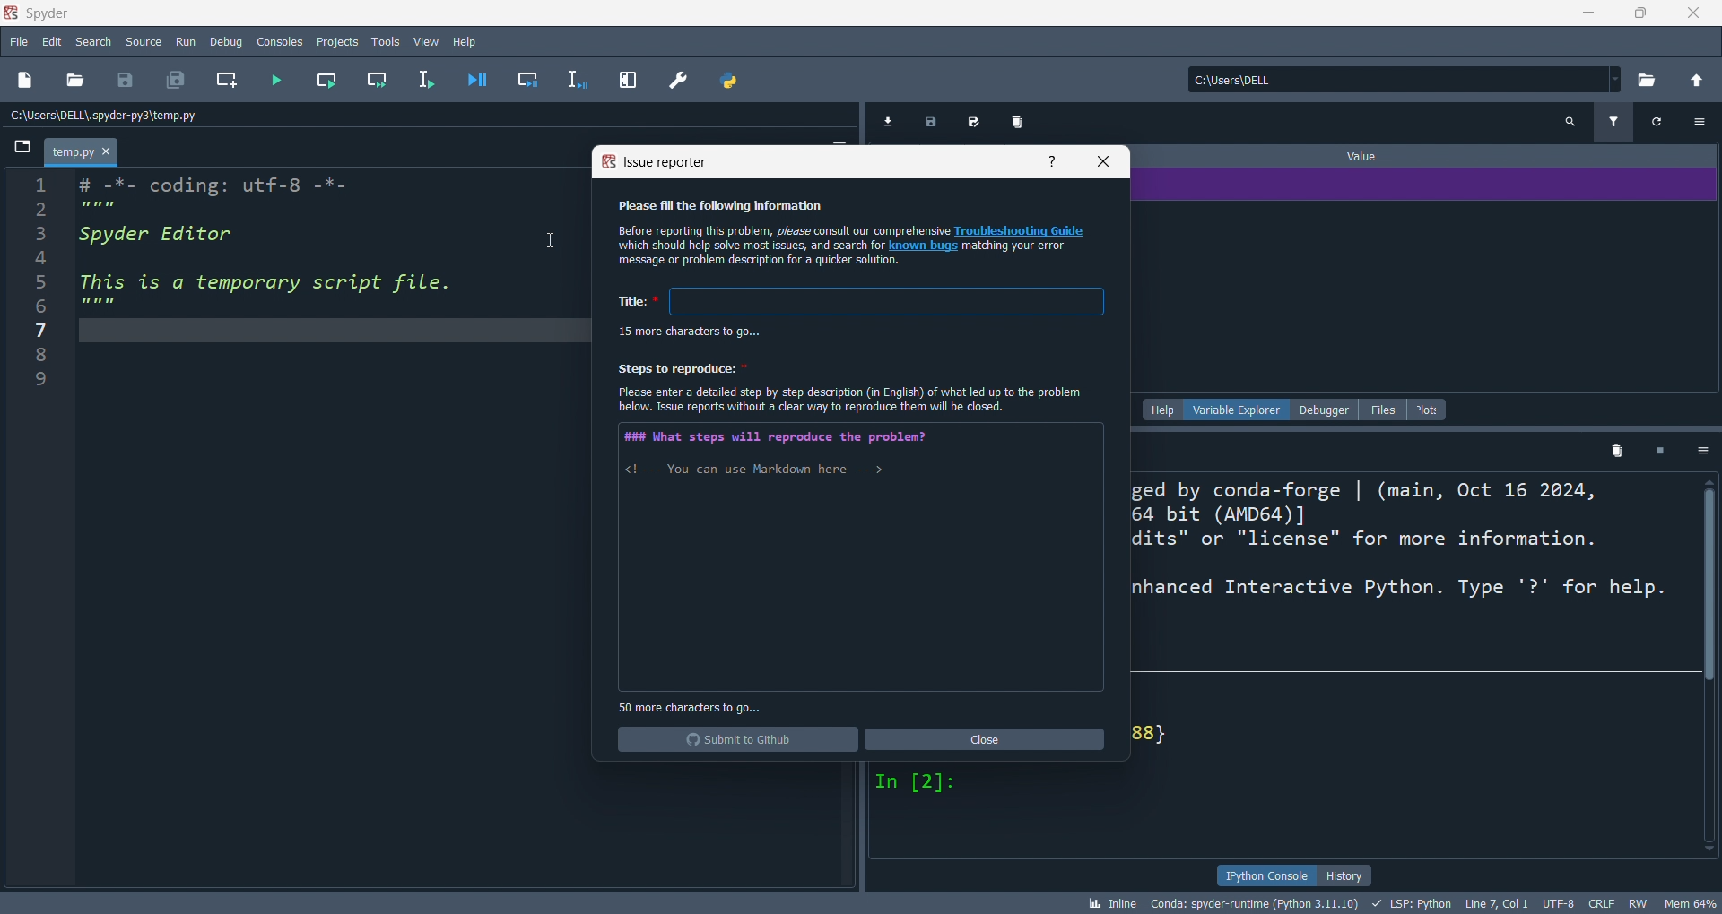 The image size is (1722, 914). Describe the element at coordinates (336, 42) in the screenshot. I see `projects` at that location.